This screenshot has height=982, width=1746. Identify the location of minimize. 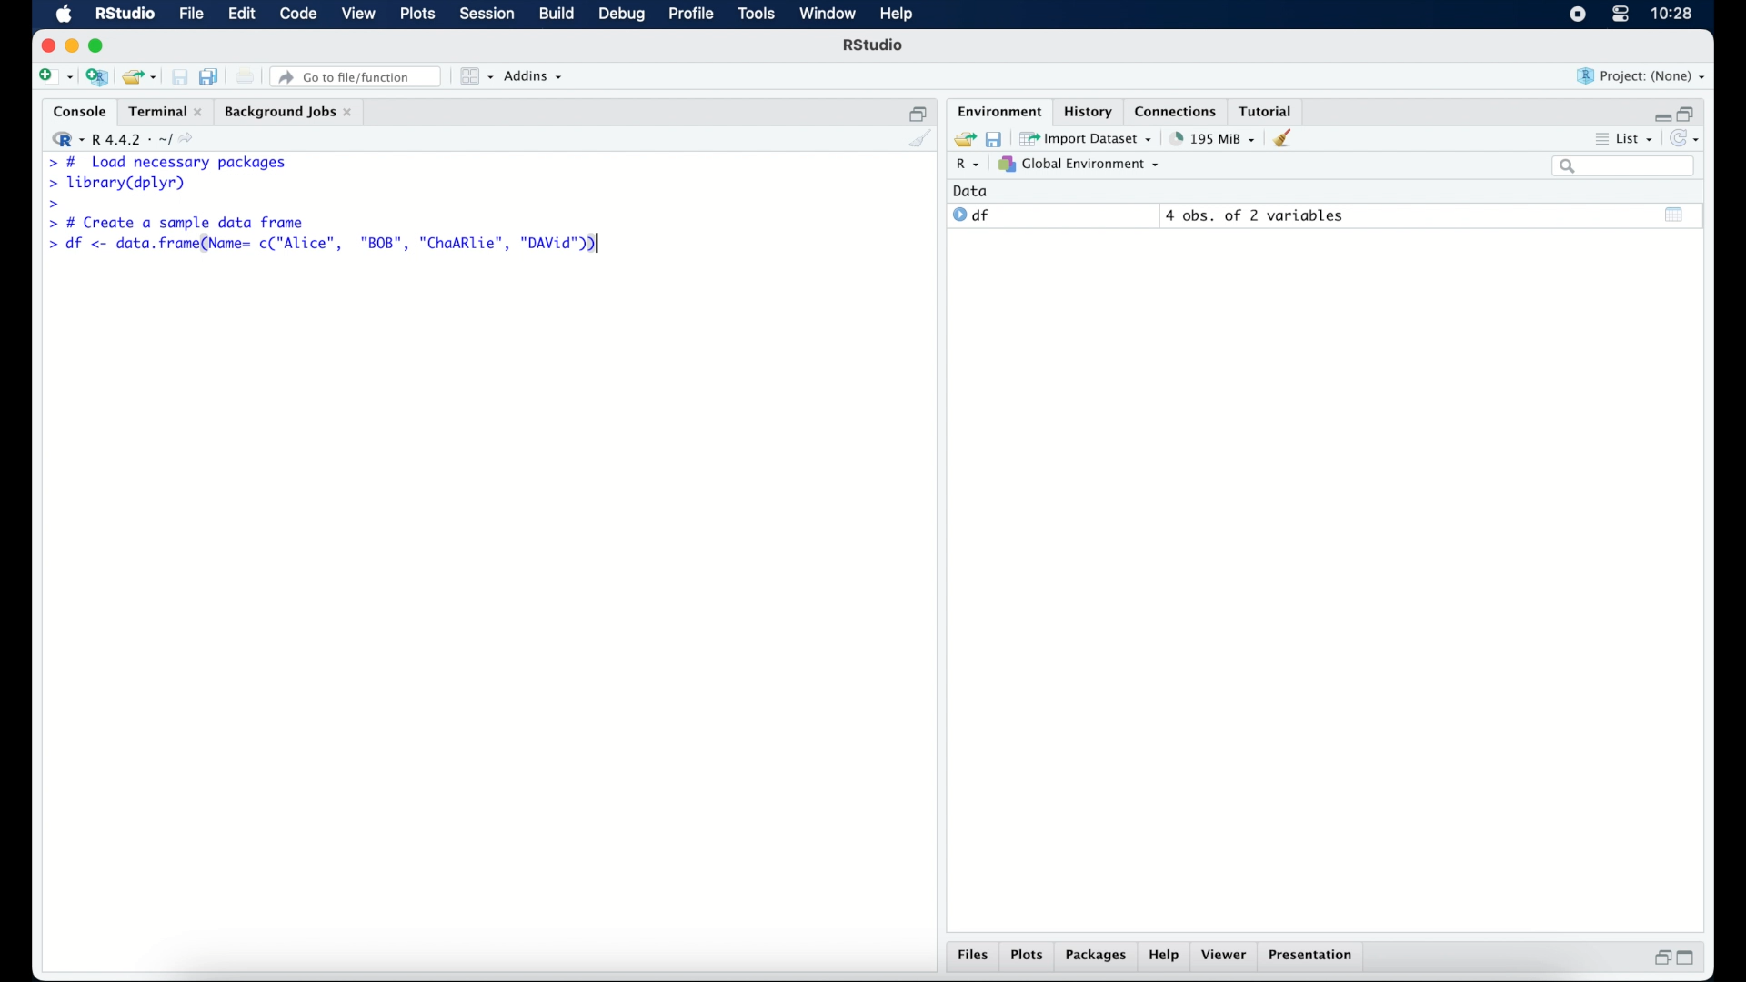
(1660, 113).